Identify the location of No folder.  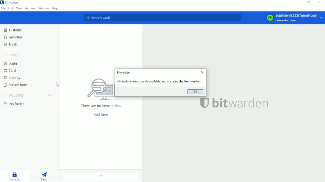
(15, 104).